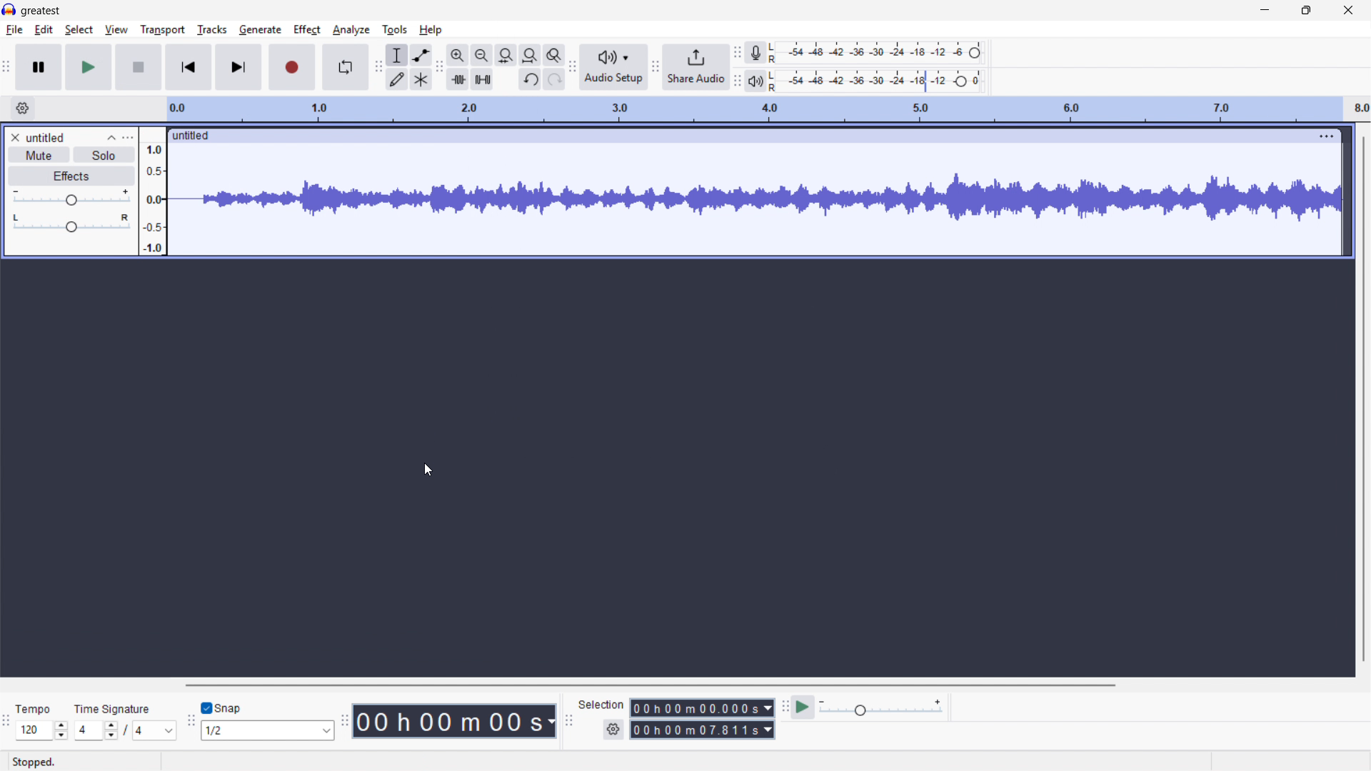 Image resolution: width=1371 pixels, height=771 pixels. Describe the element at coordinates (602, 705) in the screenshot. I see `selection` at that location.